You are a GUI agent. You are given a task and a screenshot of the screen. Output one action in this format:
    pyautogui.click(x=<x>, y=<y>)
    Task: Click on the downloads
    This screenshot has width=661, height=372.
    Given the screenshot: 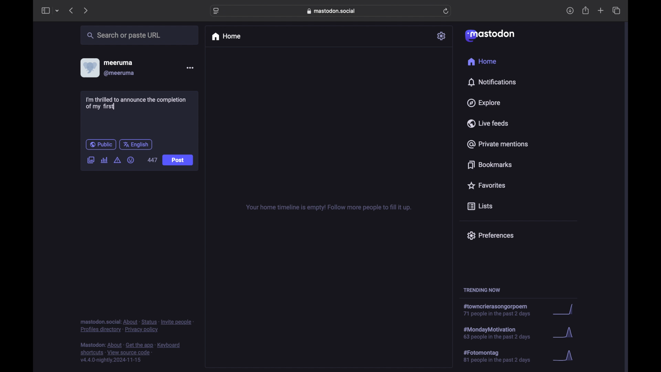 What is the action you would take?
    pyautogui.click(x=570, y=11)
    